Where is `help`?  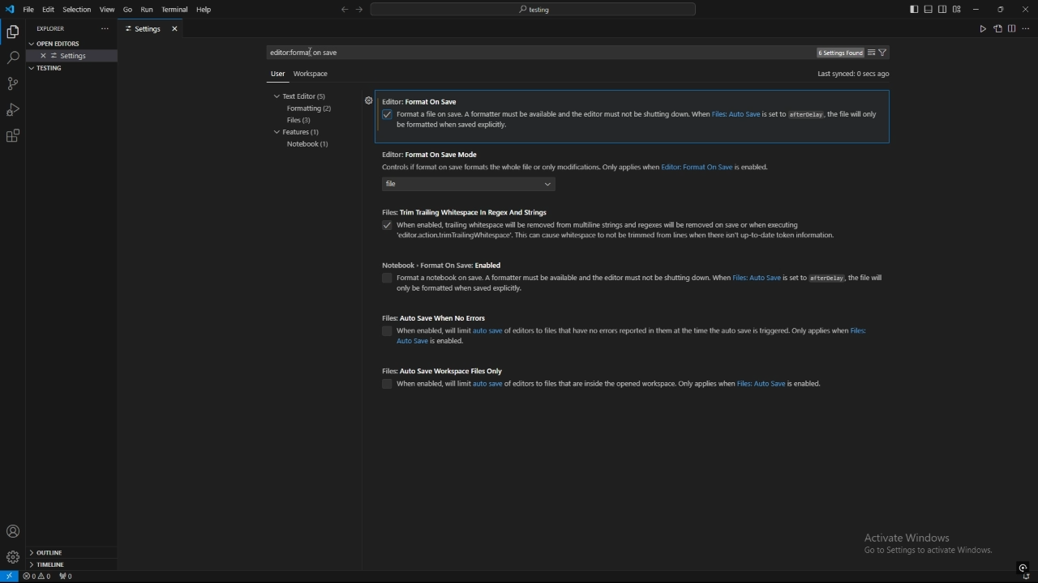
help is located at coordinates (208, 10).